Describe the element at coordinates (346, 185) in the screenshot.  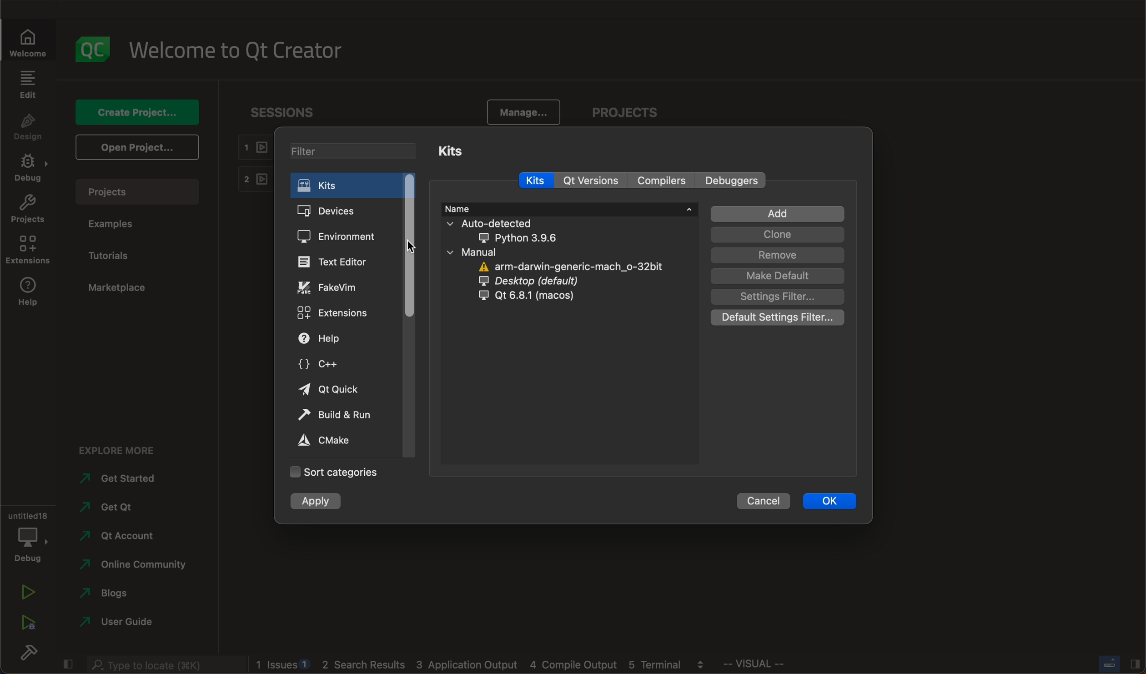
I see `kits` at that location.